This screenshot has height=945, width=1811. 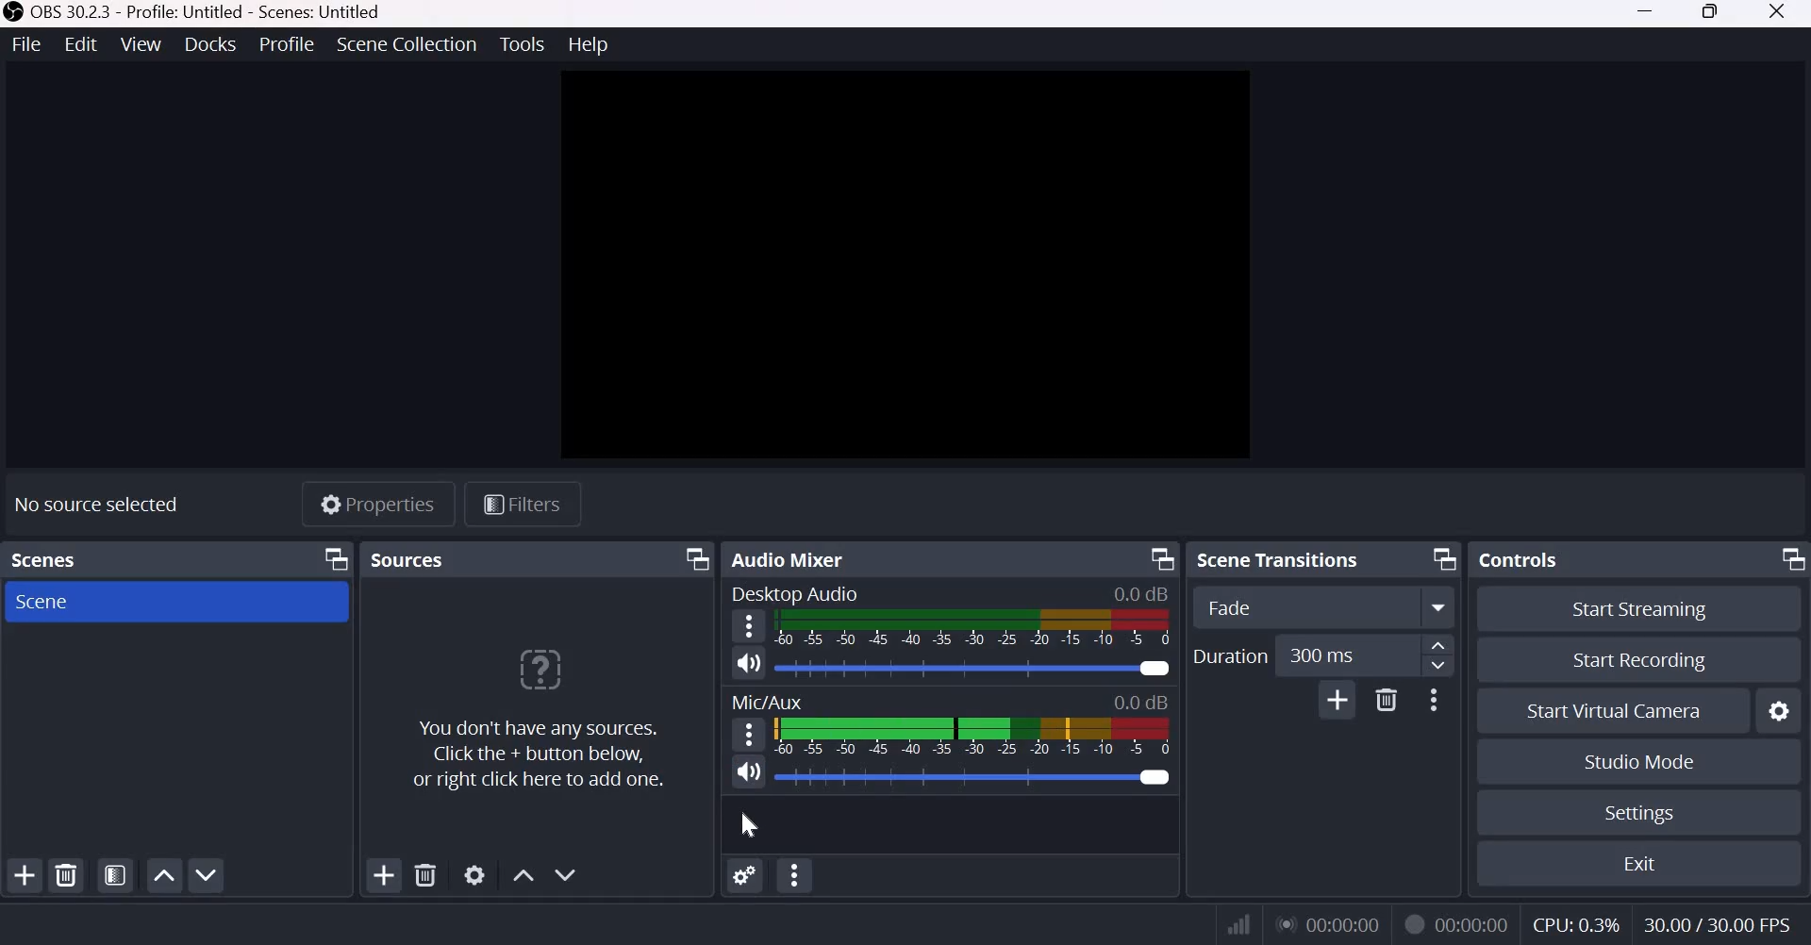 What do you see at coordinates (86, 601) in the screenshot?
I see `Scene` at bounding box center [86, 601].